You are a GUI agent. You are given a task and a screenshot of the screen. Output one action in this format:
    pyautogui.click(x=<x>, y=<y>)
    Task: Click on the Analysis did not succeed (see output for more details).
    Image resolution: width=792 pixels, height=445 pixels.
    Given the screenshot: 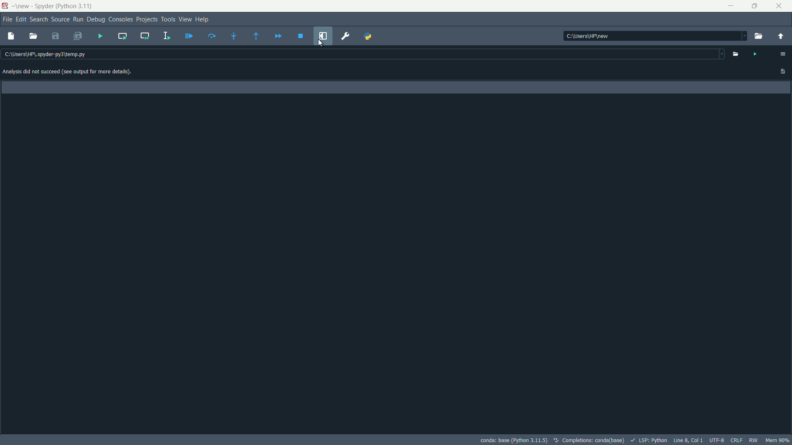 What is the action you would take?
    pyautogui.click(x=76, y=72)
    